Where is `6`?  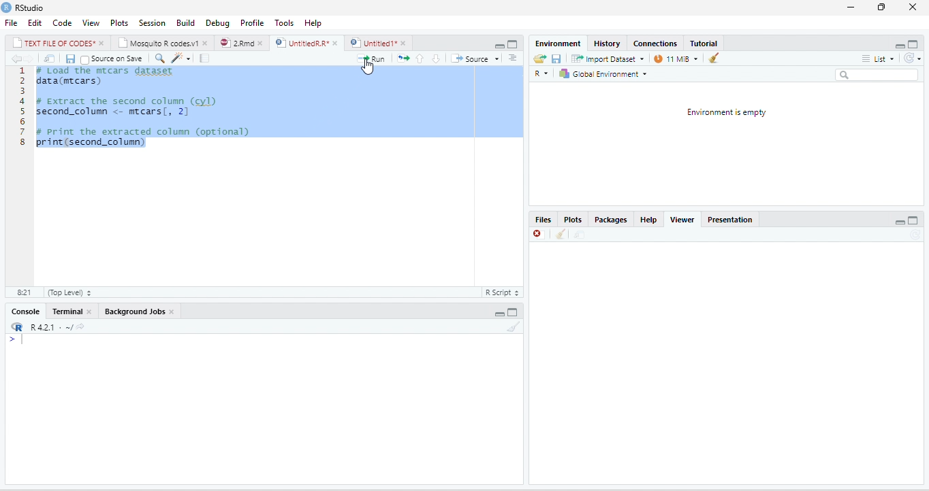 6 is located at coordinates (22, 121).